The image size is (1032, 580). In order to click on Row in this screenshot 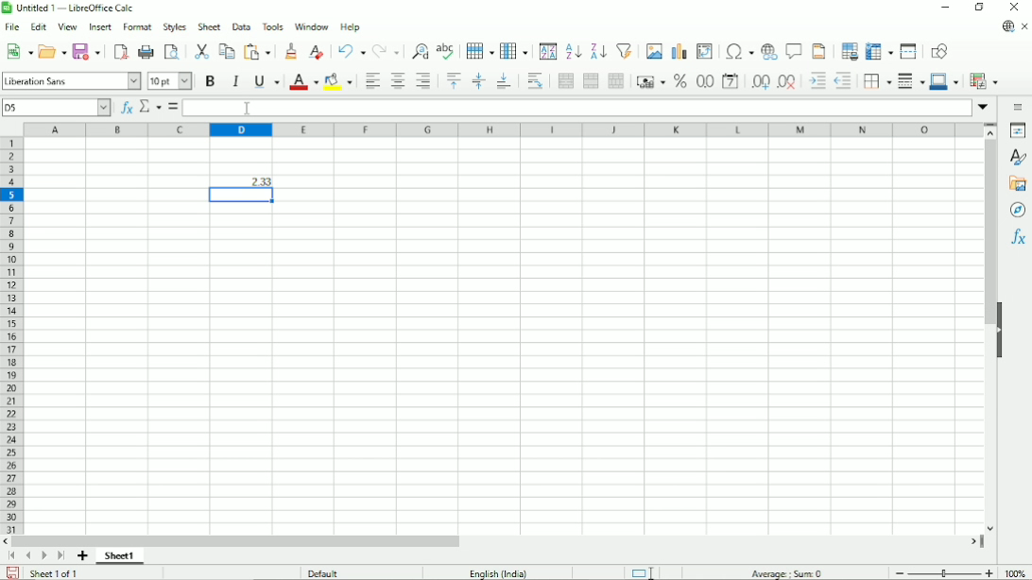, I will do `click(480, 50)`.